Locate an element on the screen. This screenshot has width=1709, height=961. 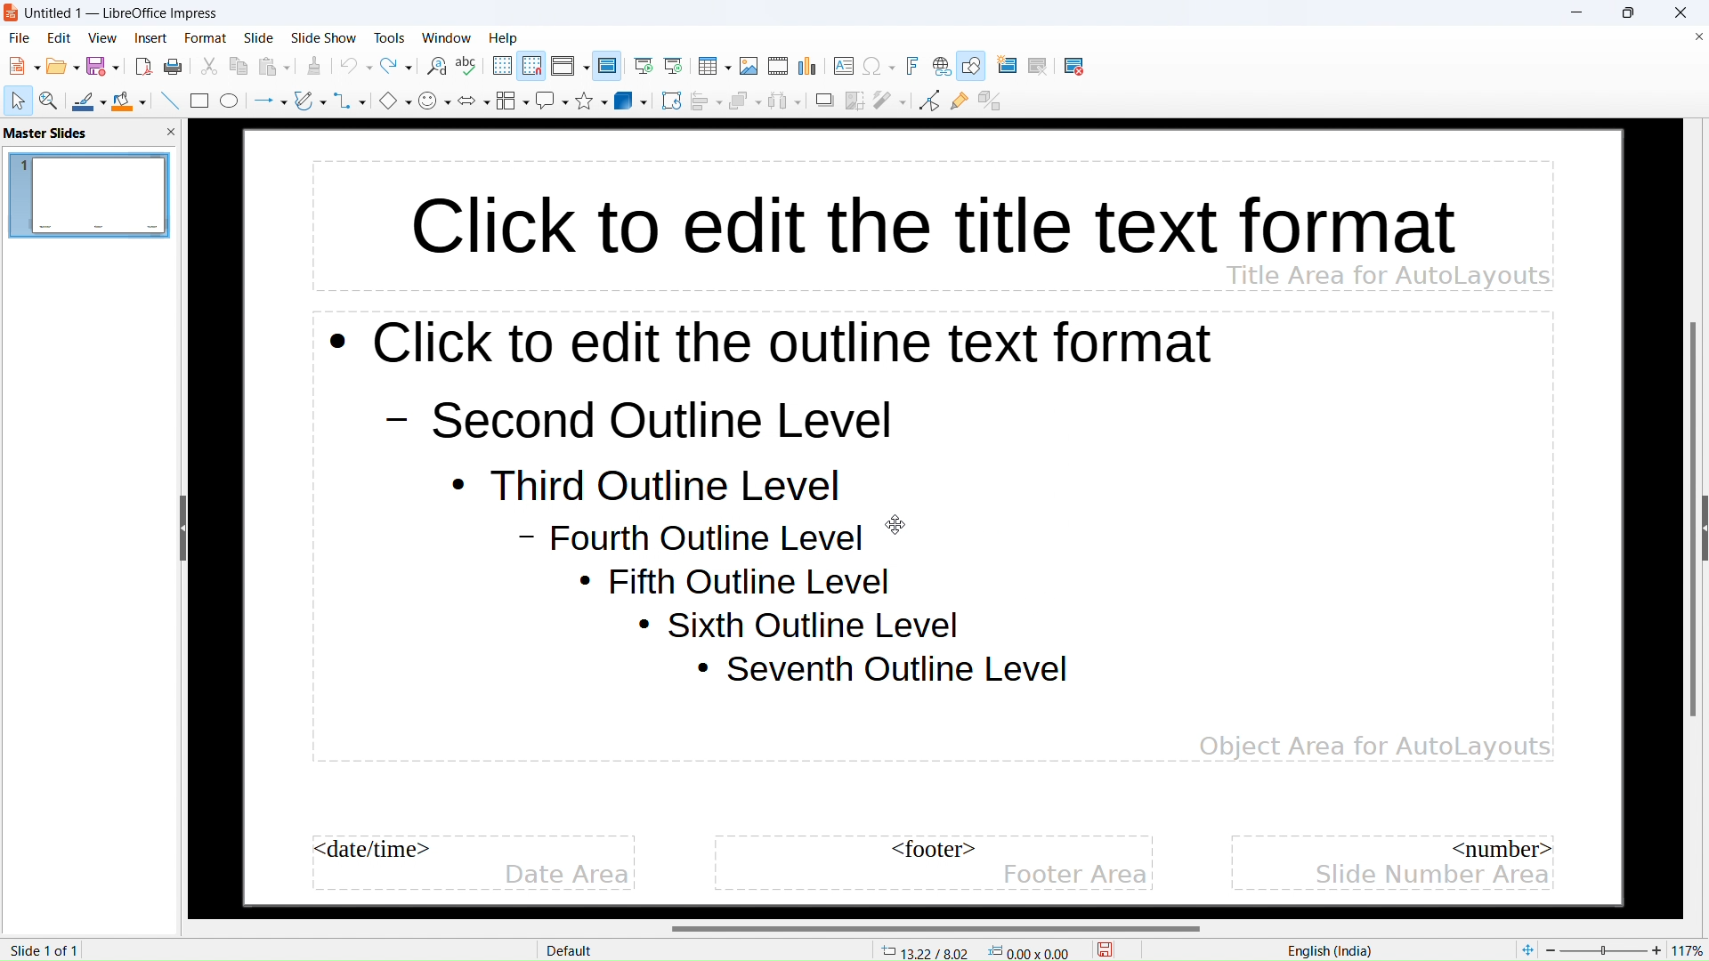
ellipse is located at coordinates (231, 100).